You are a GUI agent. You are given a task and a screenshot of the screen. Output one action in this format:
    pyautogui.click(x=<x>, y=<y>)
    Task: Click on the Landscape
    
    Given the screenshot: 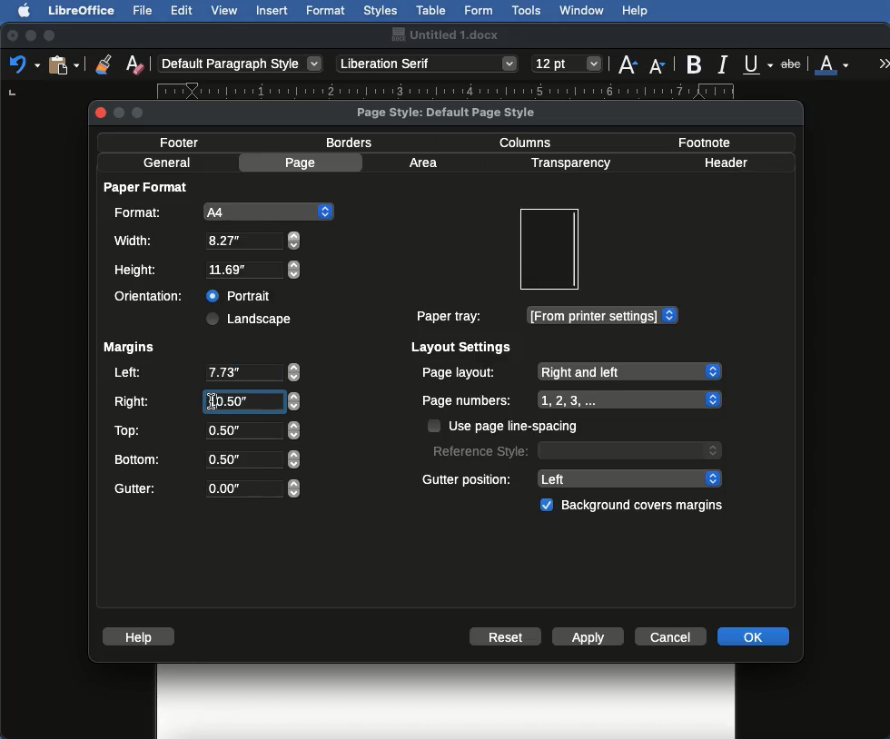 What is the action you would take?
    pyautogui.click(x=252, y=319)
    